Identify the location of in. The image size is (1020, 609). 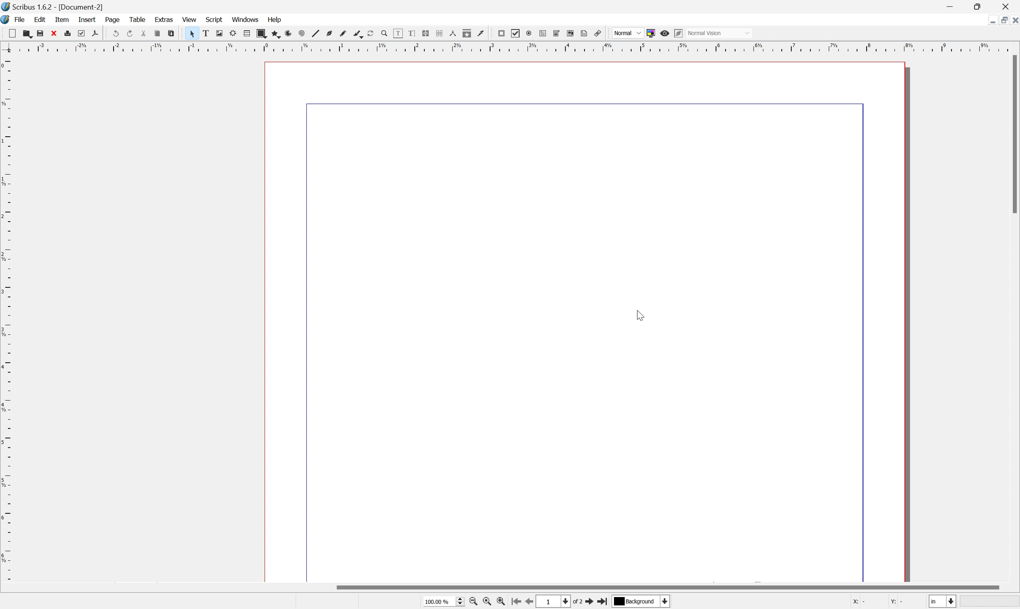
(944, 602).